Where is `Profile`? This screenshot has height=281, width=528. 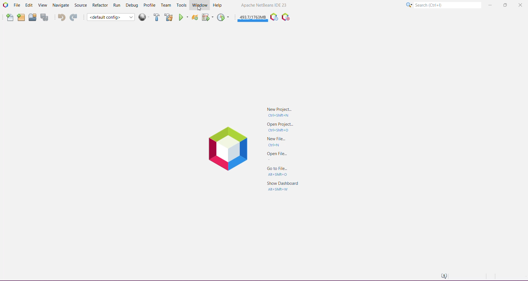 Profile is located at coordinates (150, 5).